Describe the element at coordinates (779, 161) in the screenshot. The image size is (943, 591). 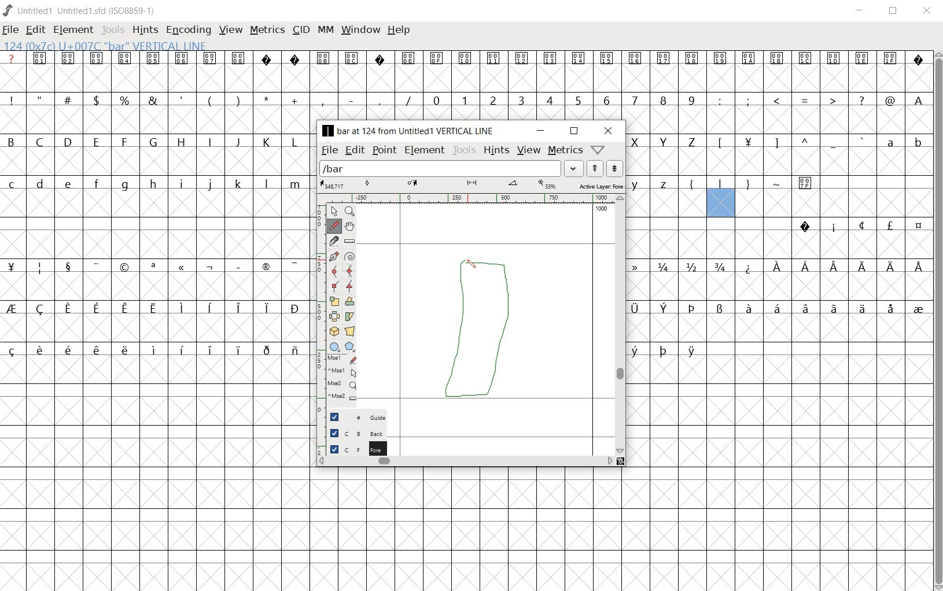
I see `empty cells` at that location.